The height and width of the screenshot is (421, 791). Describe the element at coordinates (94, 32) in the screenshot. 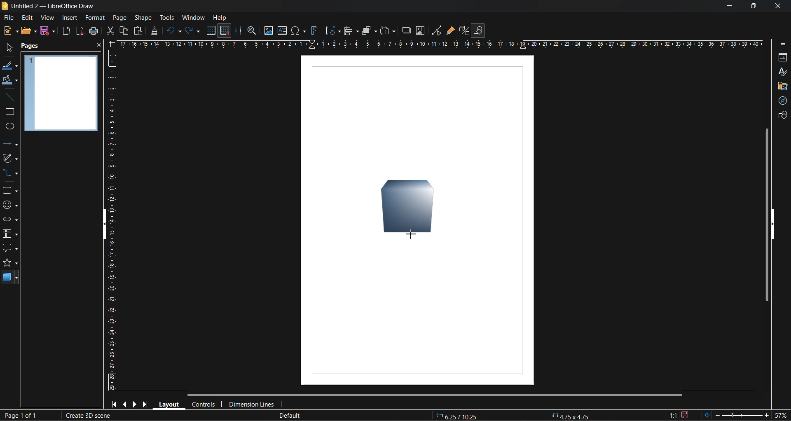

I see `print` at that location.